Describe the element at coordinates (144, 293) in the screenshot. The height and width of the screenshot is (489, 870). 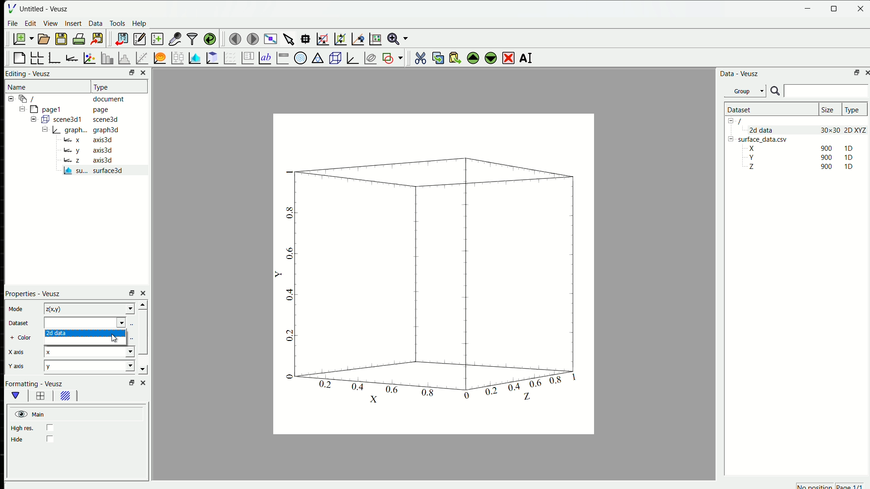
I see `close` at that location.